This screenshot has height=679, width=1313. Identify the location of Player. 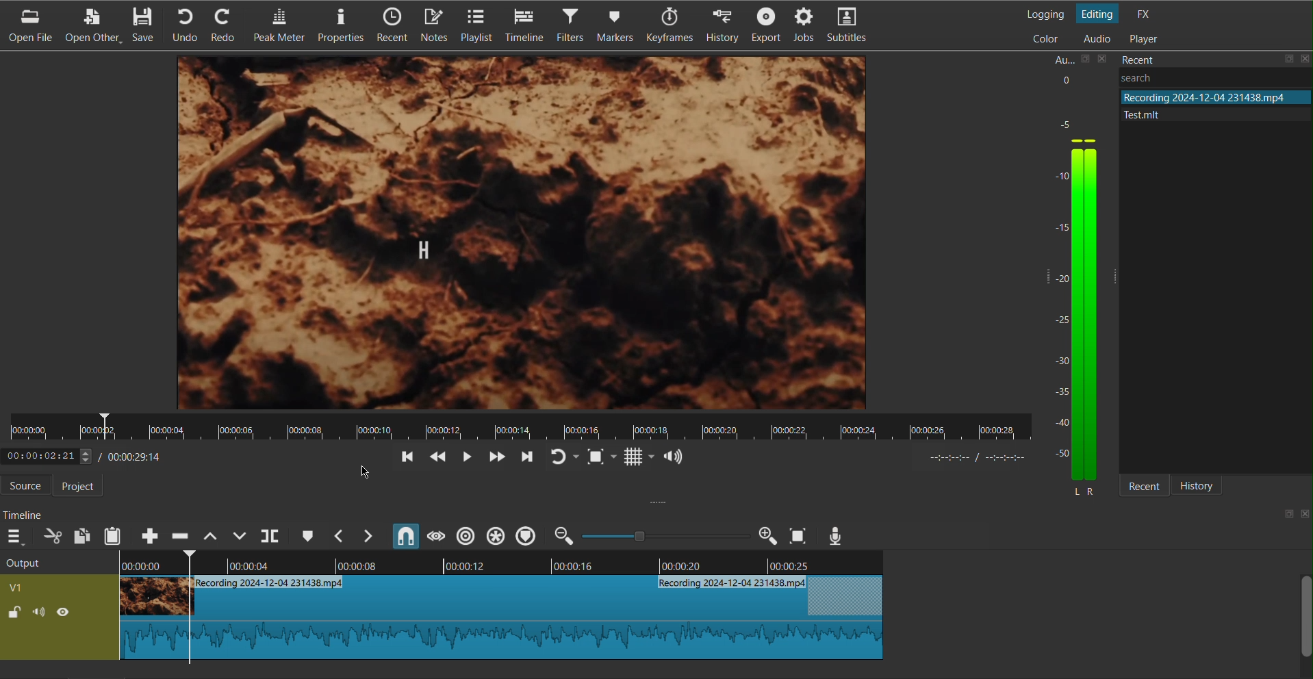
(1143, 38).